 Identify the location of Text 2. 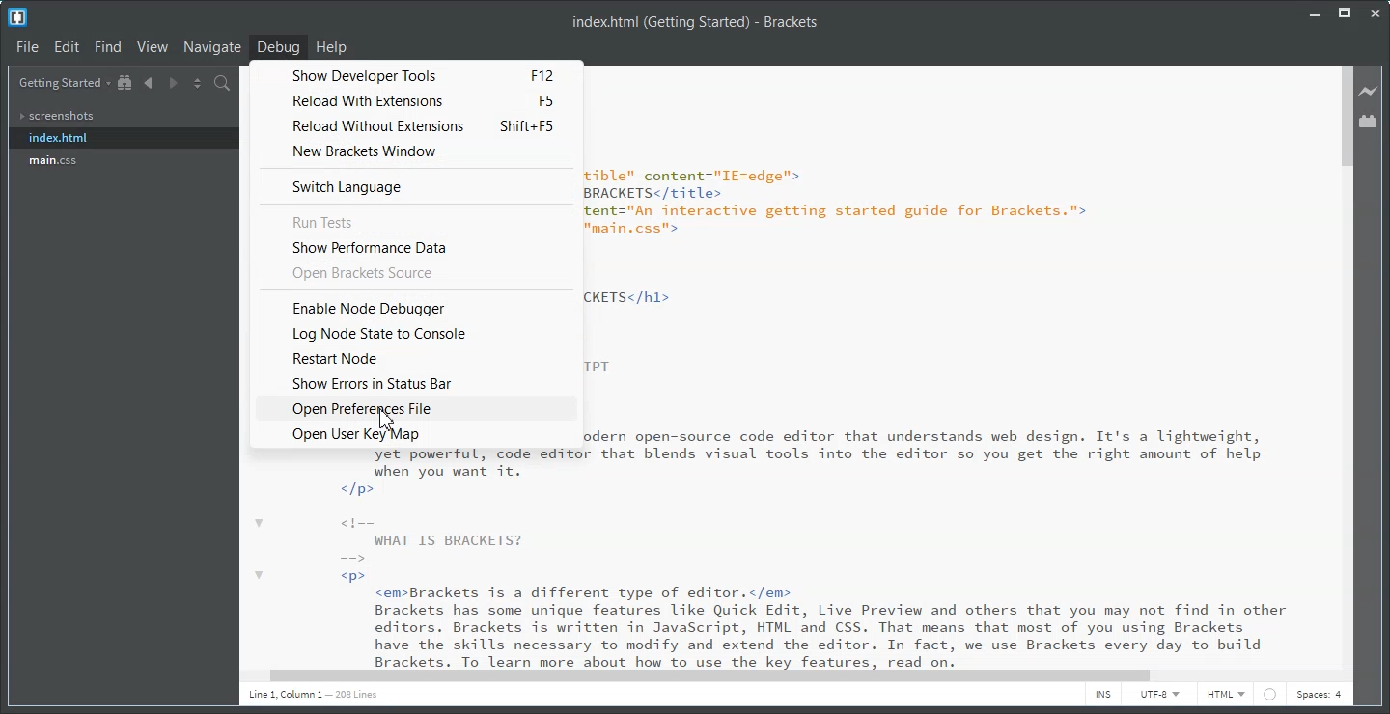
(763, 559).